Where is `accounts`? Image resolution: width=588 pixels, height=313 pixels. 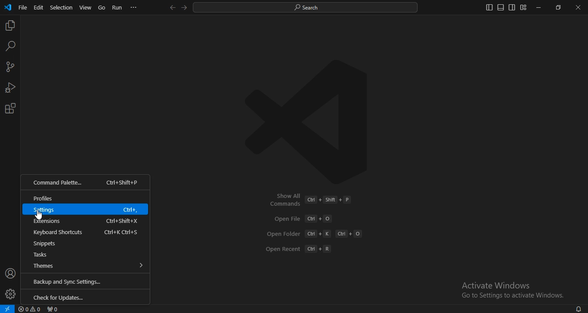
accounts is located at coordinates (11, 273).